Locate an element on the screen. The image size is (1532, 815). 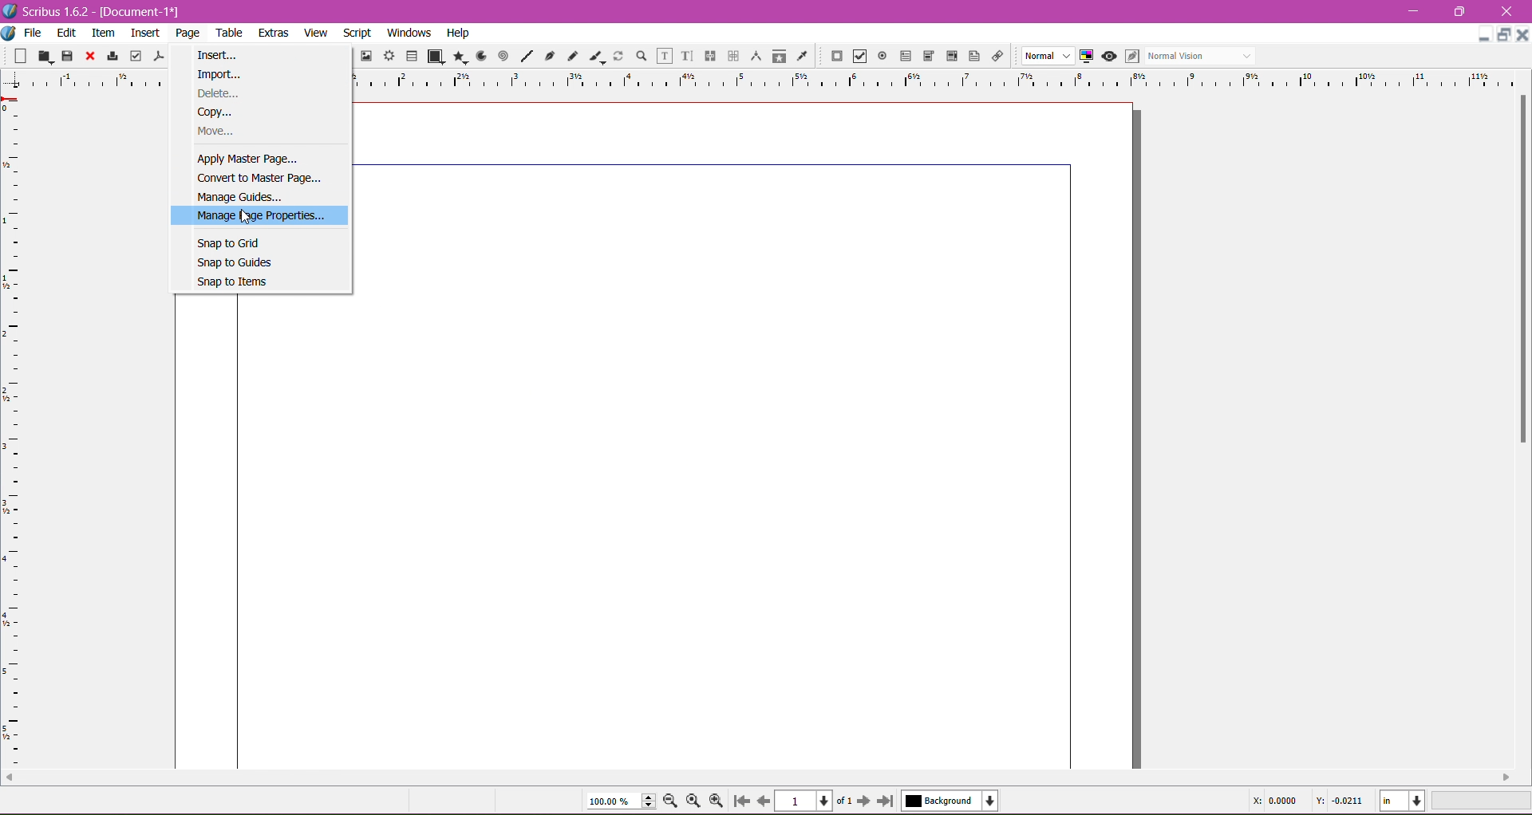
Render Frame is located at coordinates (390, 56).